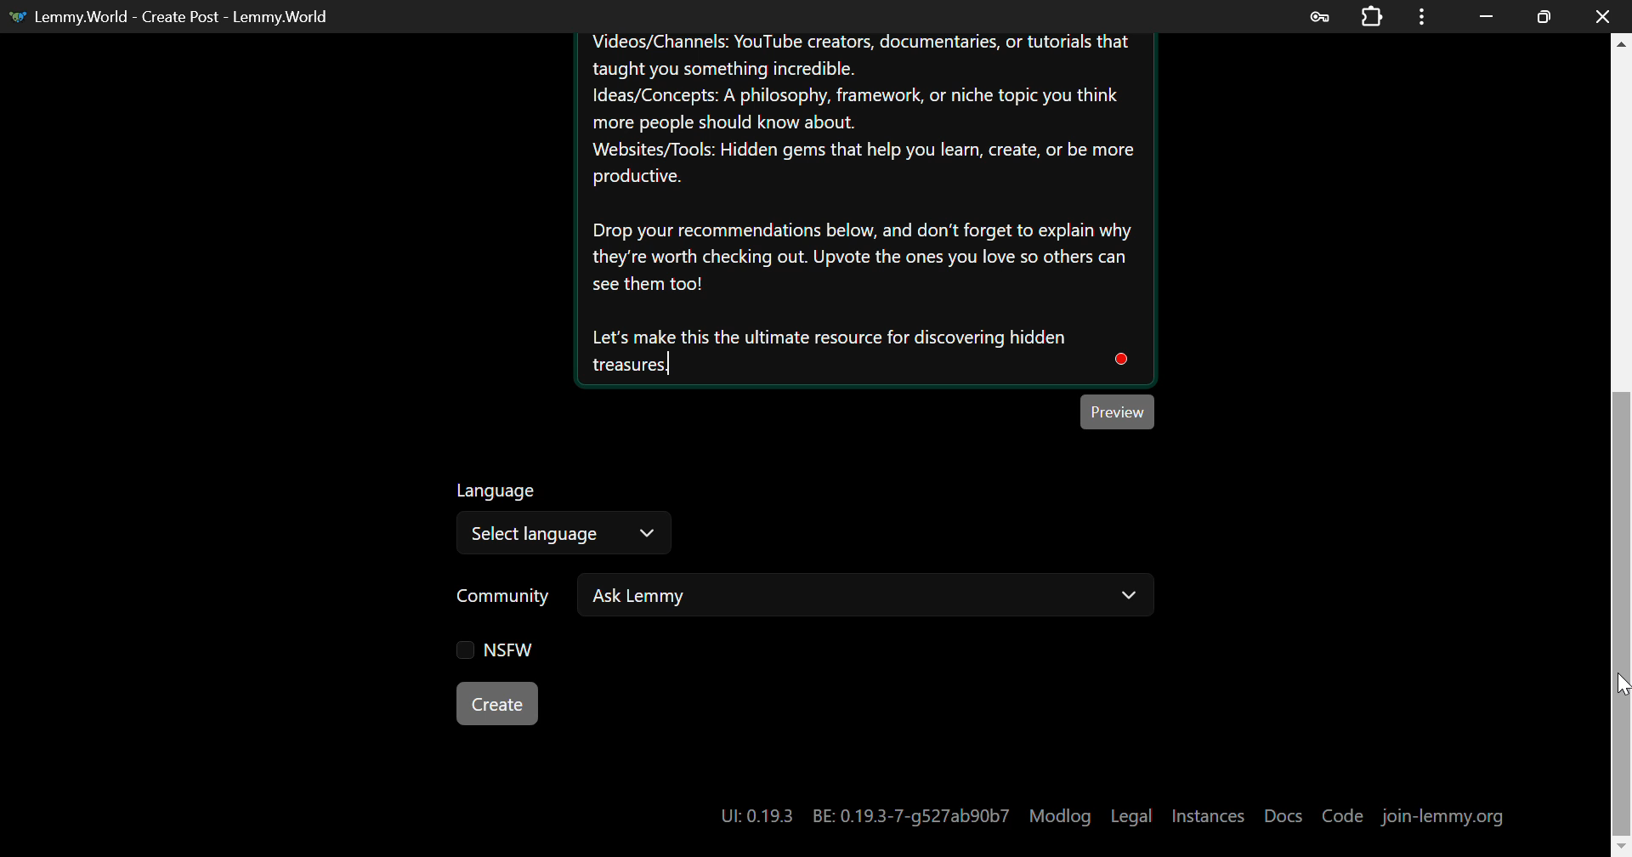 The height and width of the screenshot is (857, 1632). What do you see at coordinates (1208, 816) in the screenshot?
I see `Instances` at bounding box center [1208, 816].